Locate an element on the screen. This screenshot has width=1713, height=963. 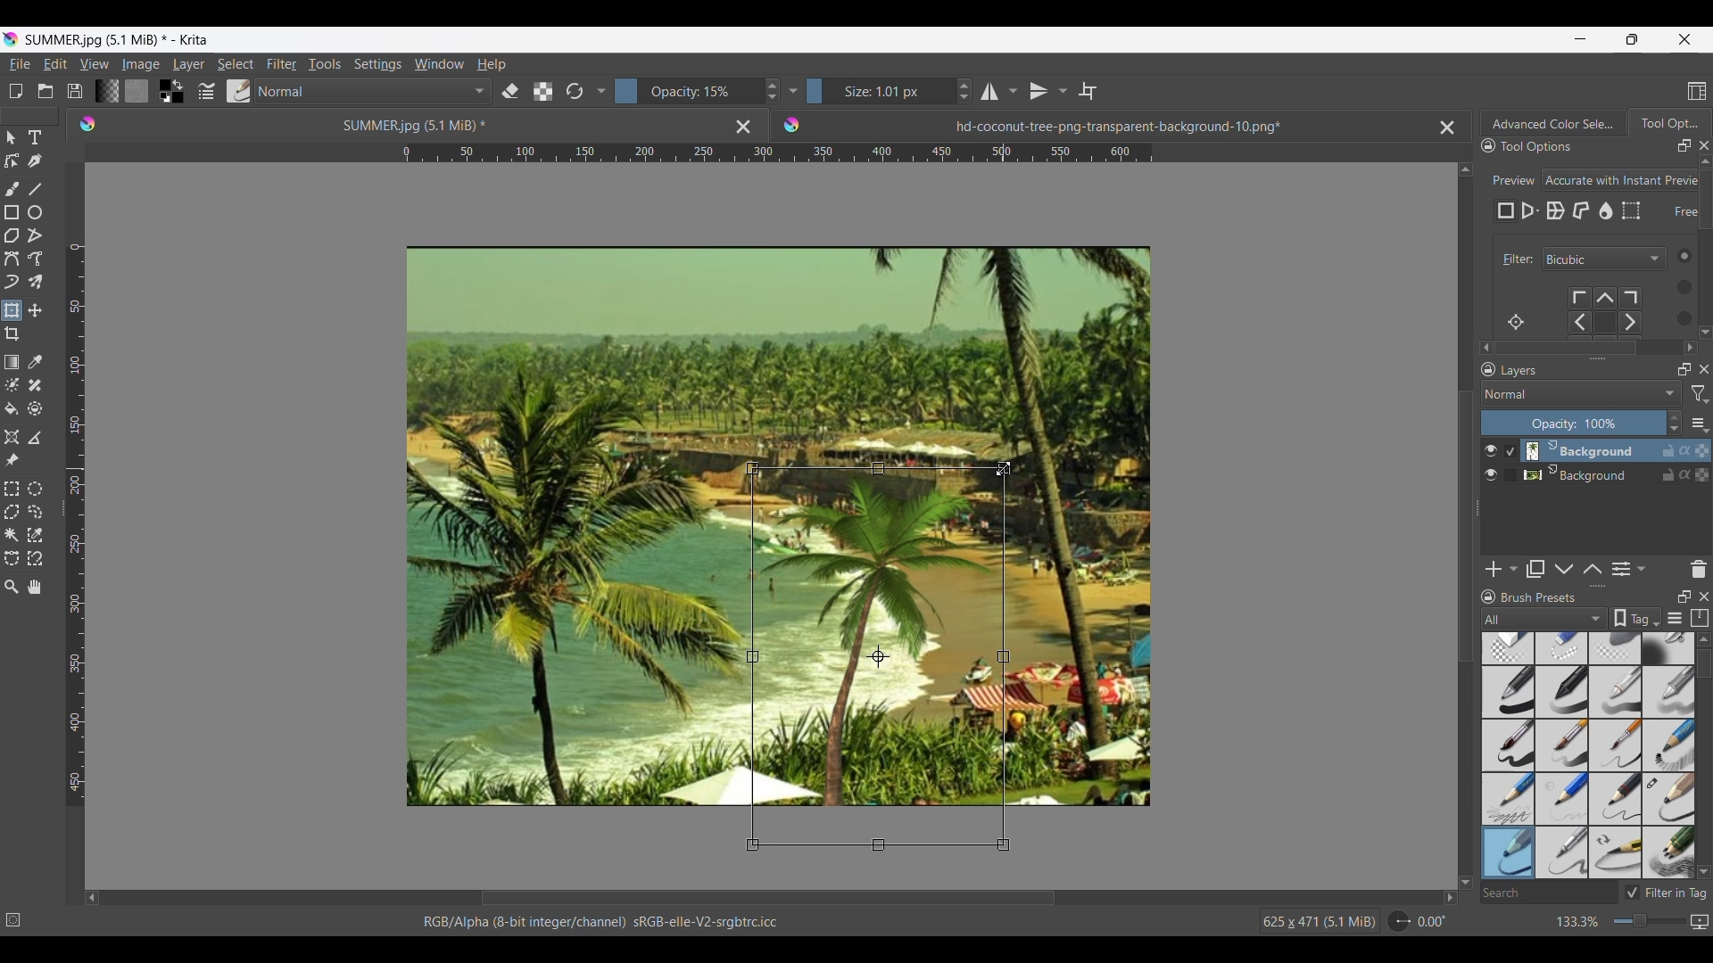
Window is located at coordinates (438, 63).